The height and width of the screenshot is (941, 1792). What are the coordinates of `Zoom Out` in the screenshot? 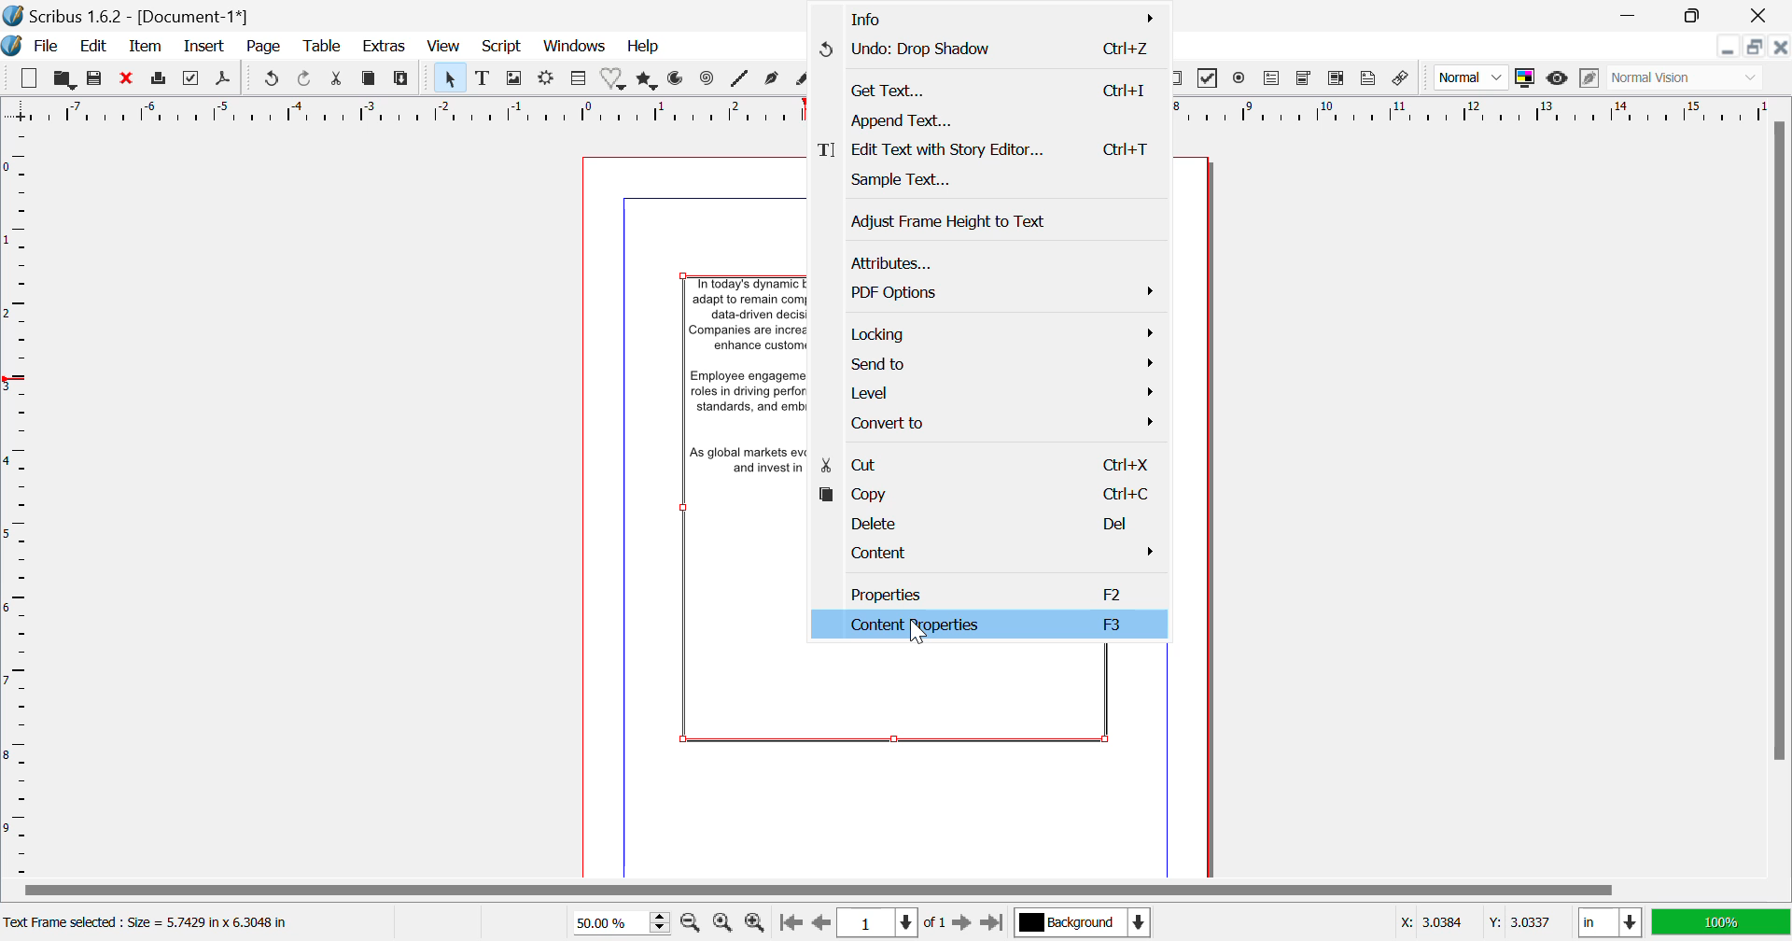 It's located at (691, 921).